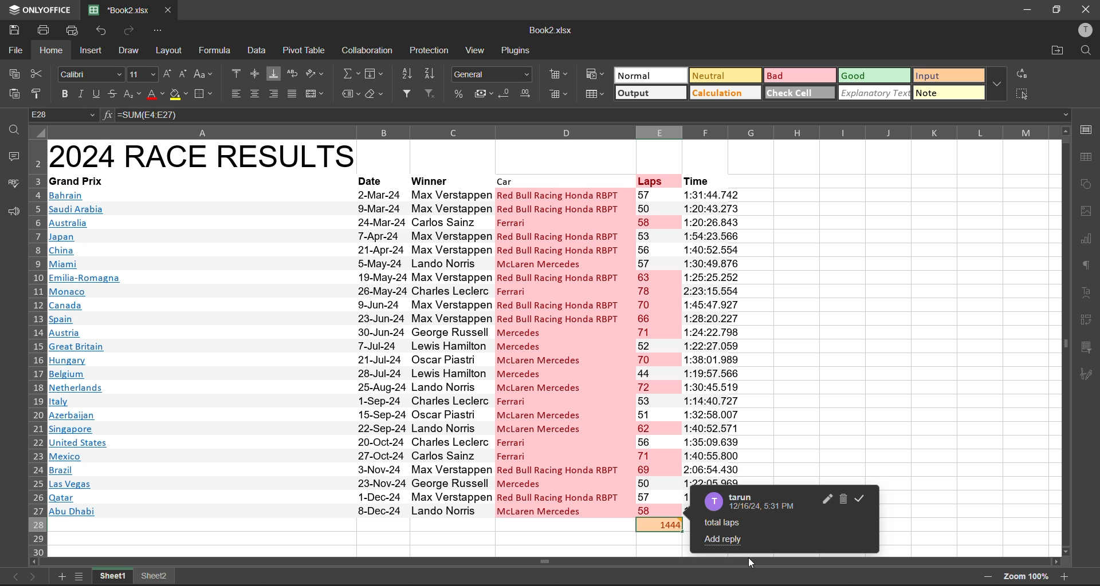 The width and height of the screenshot is (1100, 586). What do you see at coordinates (295, 73) in the screenshot?
I see `wrap text` at bounding box center [295, 73].